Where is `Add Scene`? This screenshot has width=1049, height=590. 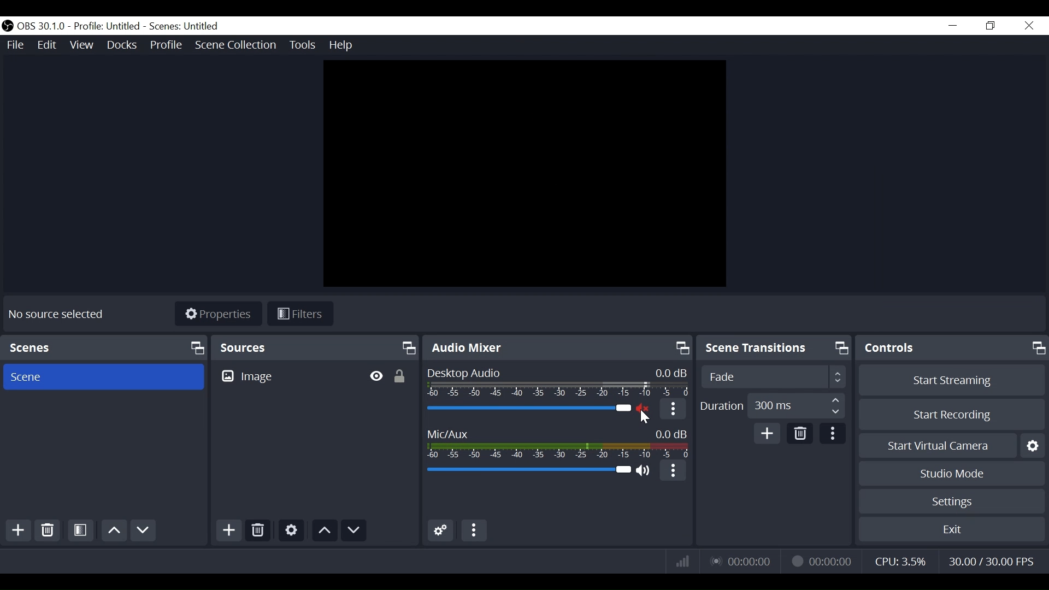 Add Scene is located at coordinates (17, 532).